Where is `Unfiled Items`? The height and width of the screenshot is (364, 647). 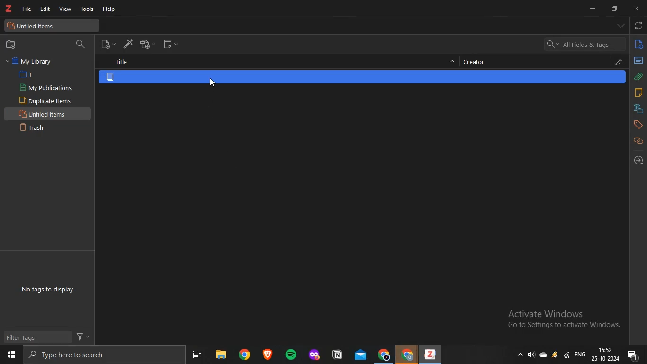 Unfiled Items is located at coordinates (45, 113).